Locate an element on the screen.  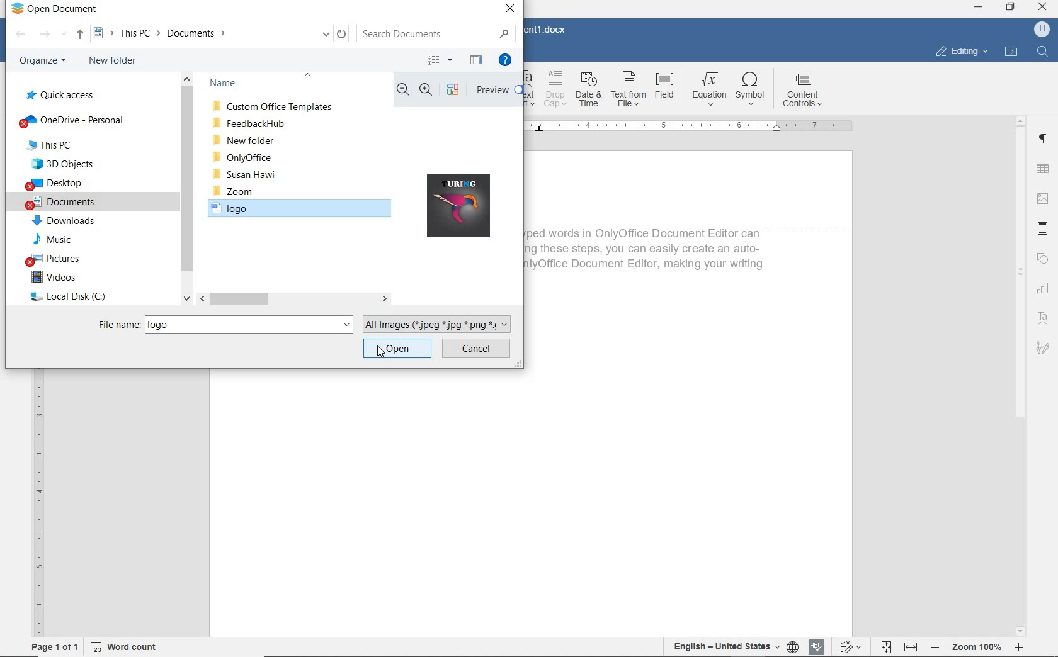
CONTENT CONTROLS is located at coordinates (805, 91).